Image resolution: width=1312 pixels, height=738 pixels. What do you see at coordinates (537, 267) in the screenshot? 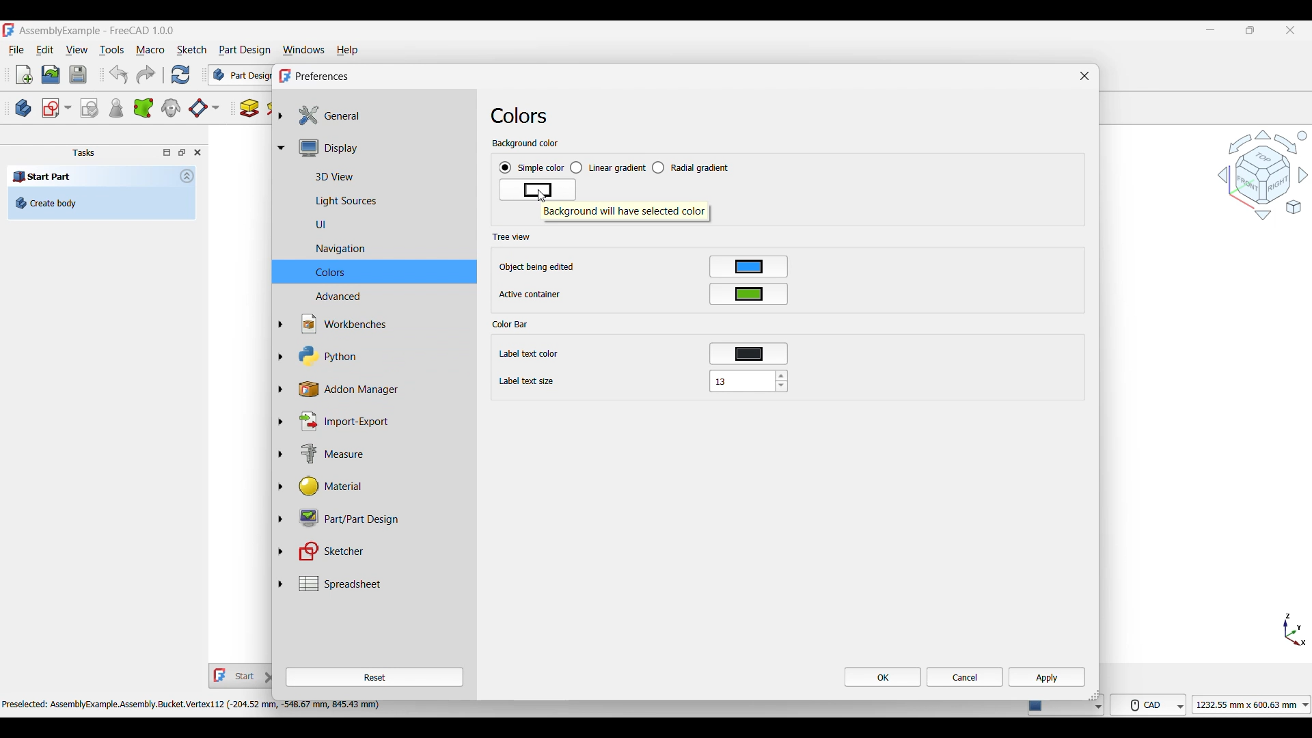
I see `object being edited` at bounding box center [537, 267].